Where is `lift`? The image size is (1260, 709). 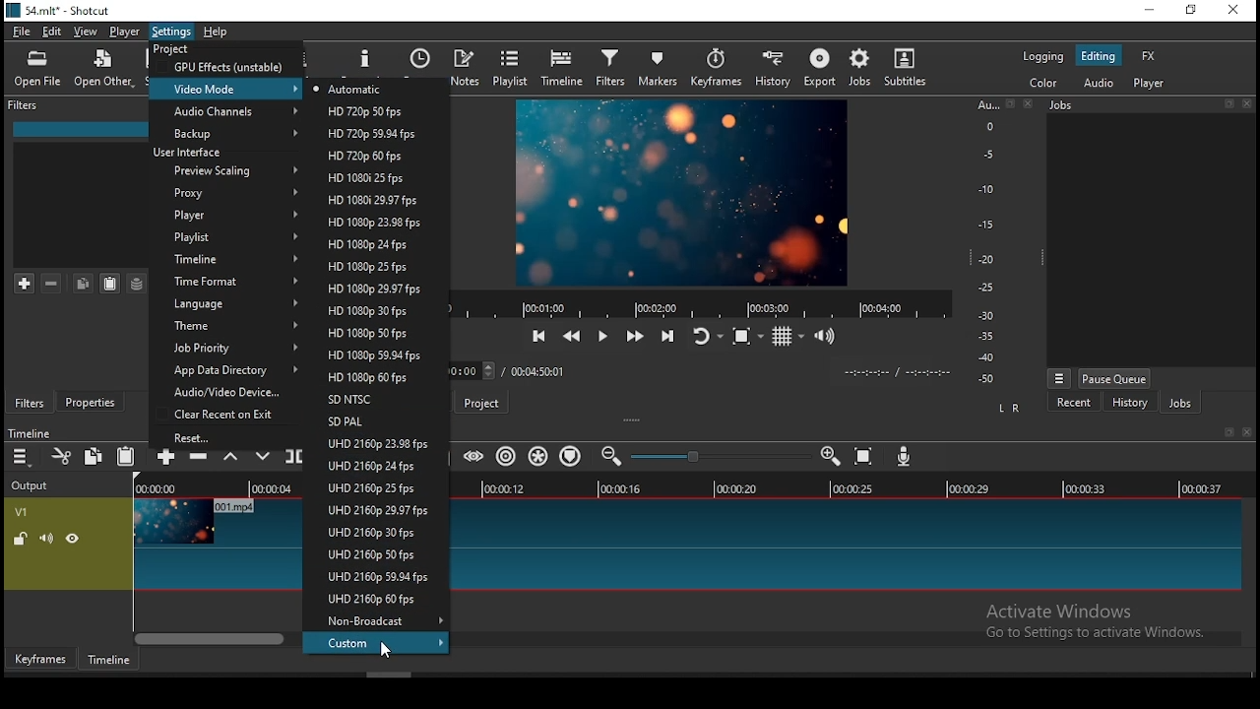
lift is located at coordinates (230, 461).